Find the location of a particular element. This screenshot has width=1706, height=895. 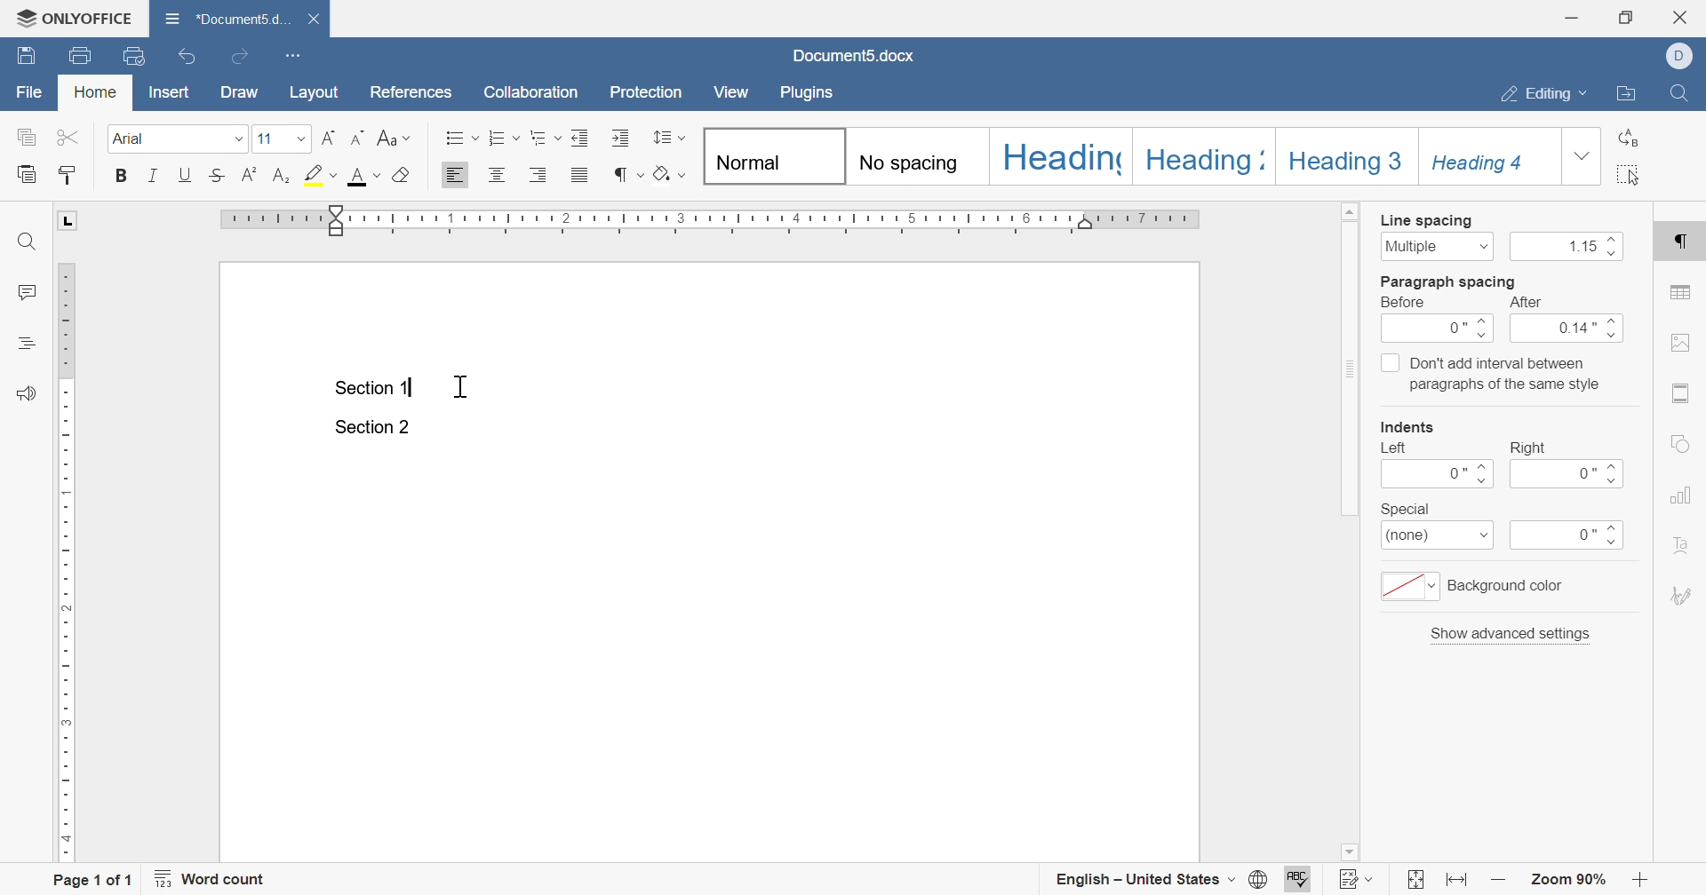

0 is located at coordinates (1437, 474).